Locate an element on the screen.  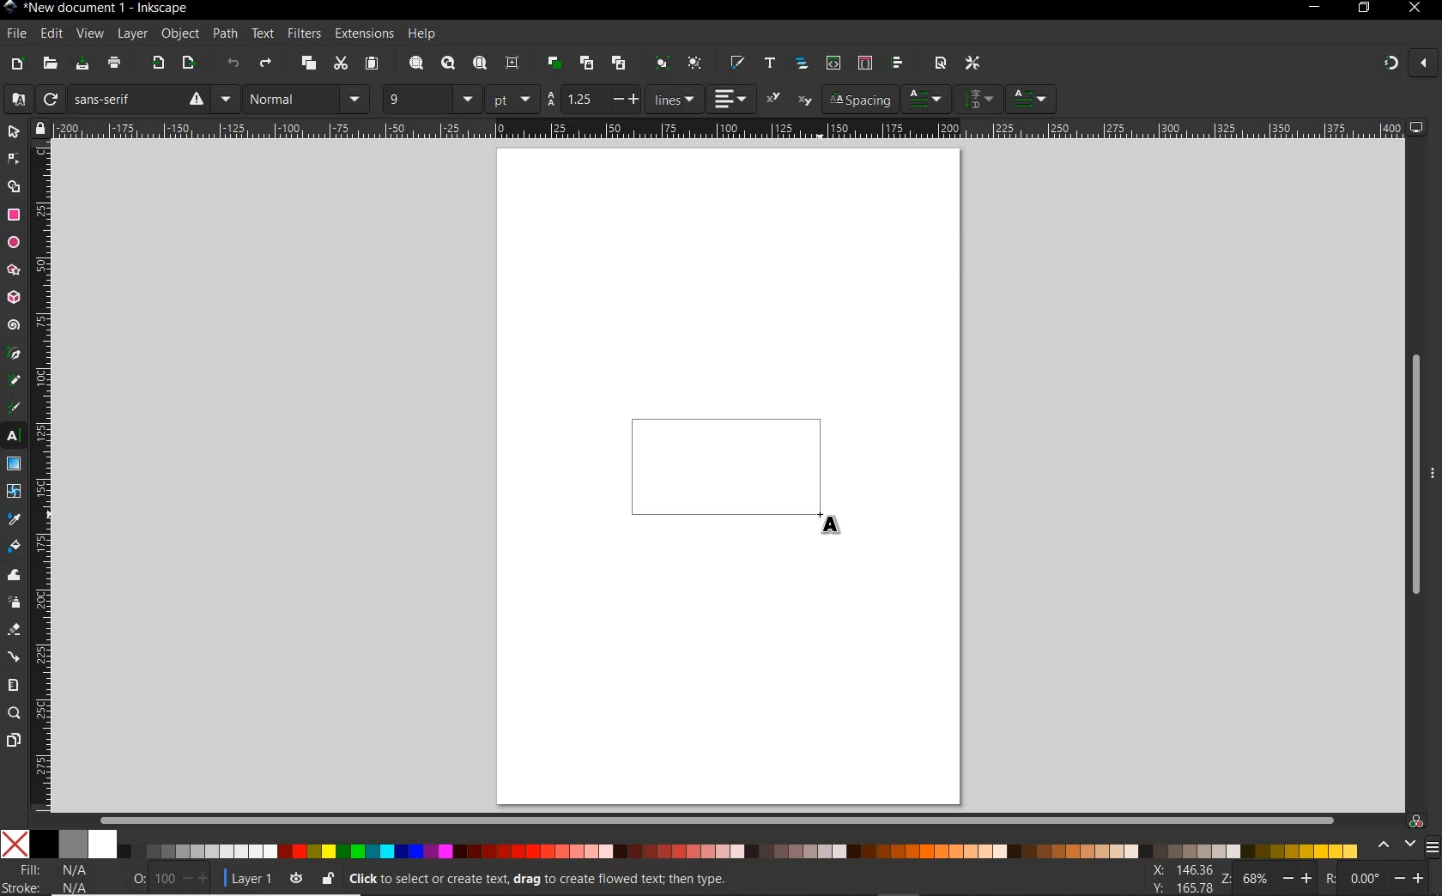
Mesh Tool is located at coordinates (15, 491).